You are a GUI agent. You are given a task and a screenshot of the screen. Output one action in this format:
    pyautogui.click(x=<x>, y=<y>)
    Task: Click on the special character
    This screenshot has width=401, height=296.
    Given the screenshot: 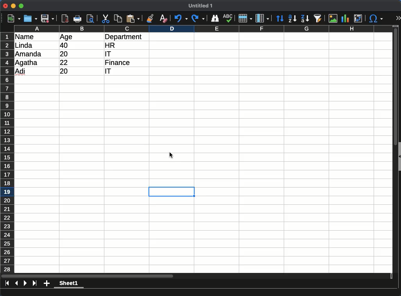 What is the action you would take?
    pyautogui.click(x=376, y=18)
    